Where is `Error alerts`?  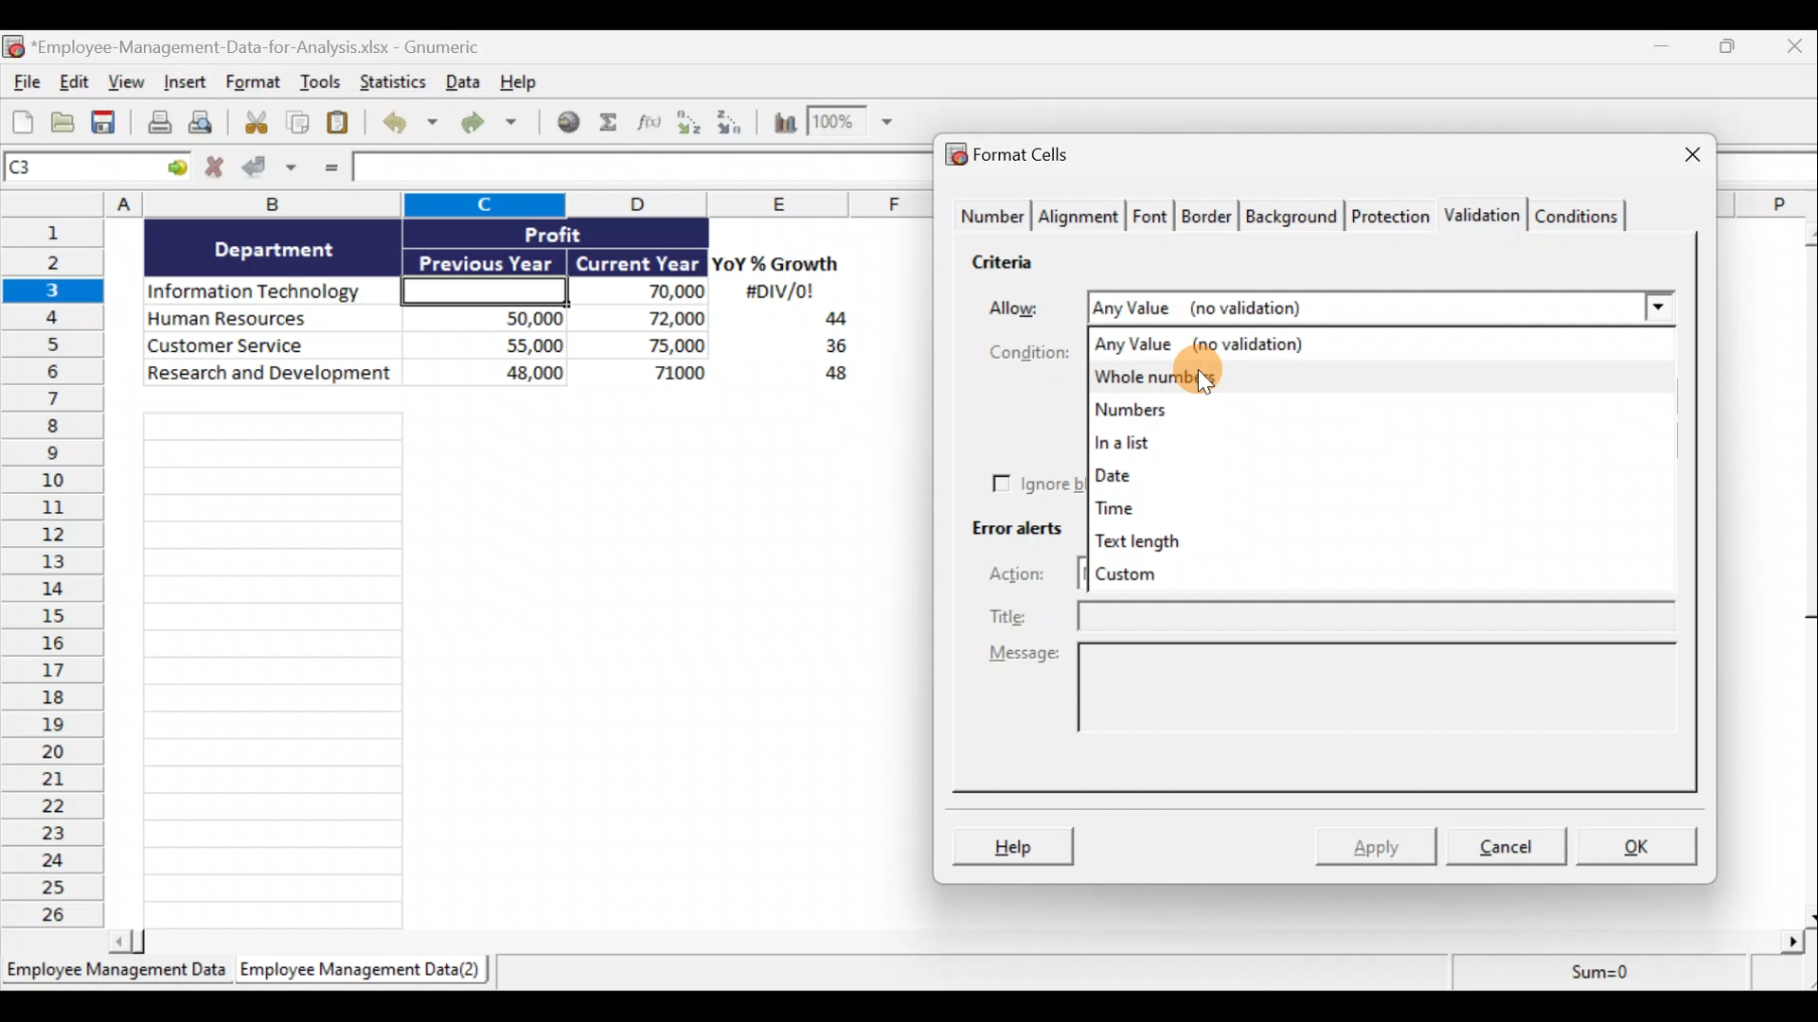 Error alerts is located at coordinates (1025, 530).